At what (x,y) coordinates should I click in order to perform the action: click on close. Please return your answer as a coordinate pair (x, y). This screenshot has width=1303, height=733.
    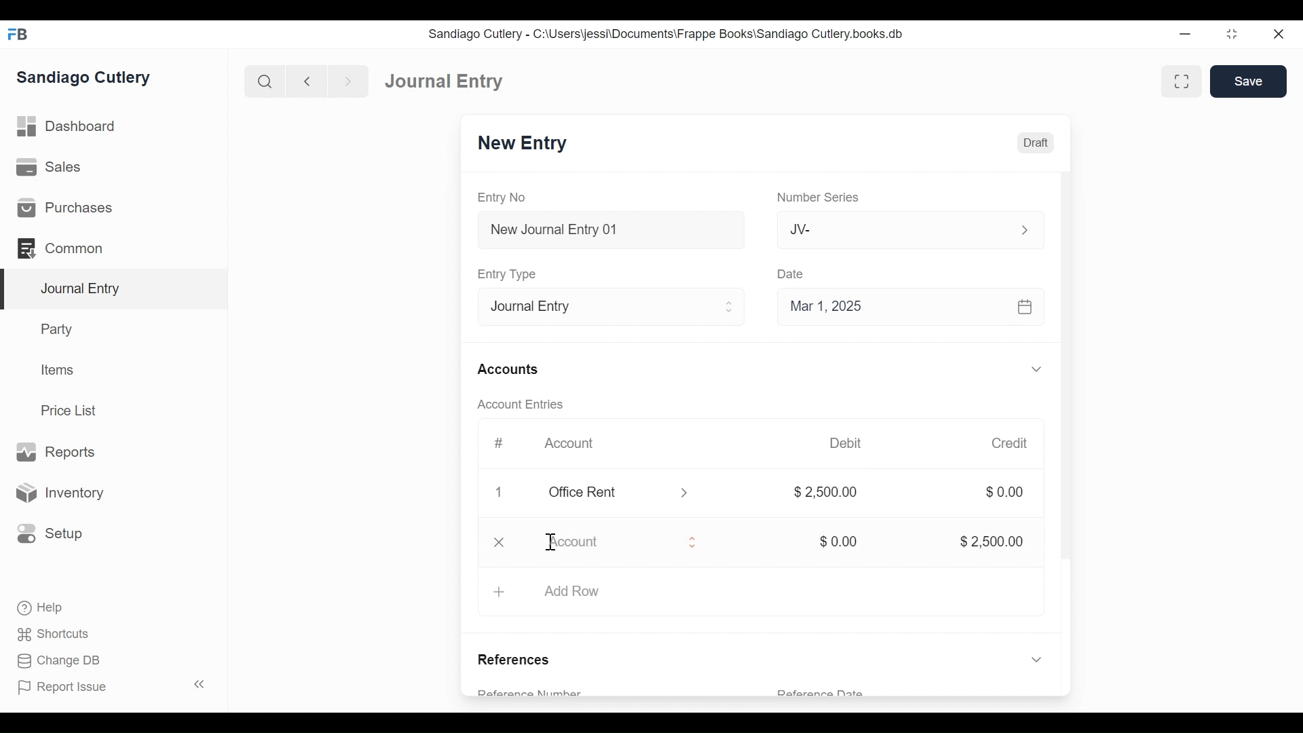
    Looking at the image, I should click on (1283, 33).